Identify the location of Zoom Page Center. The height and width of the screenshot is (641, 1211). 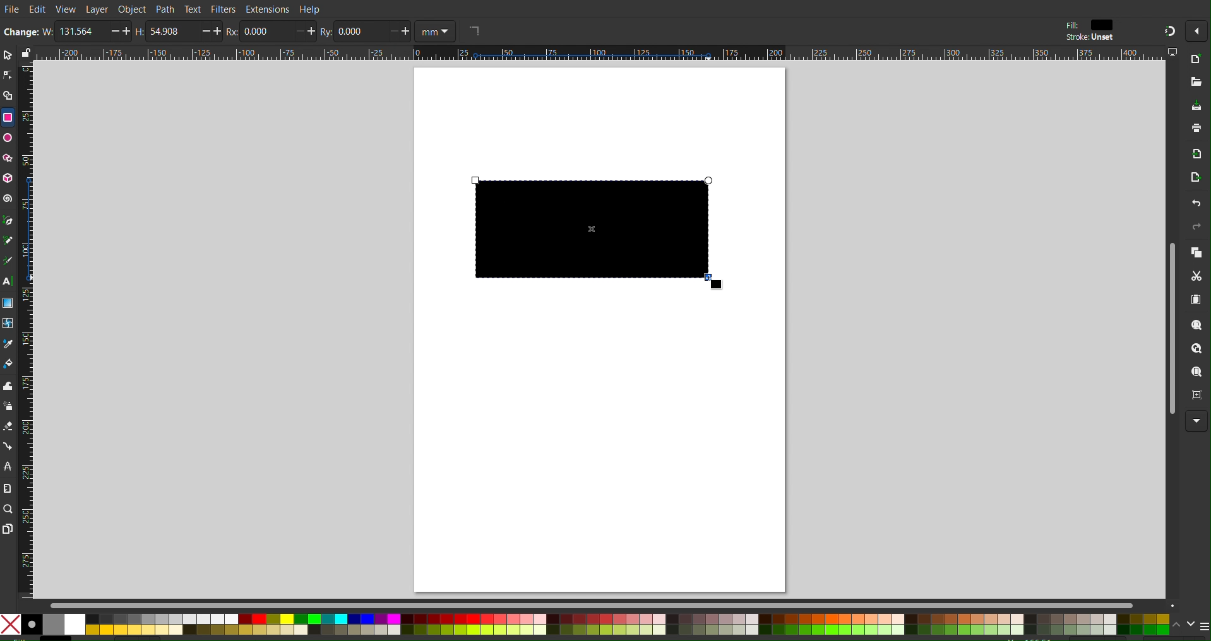
(1196, 396).